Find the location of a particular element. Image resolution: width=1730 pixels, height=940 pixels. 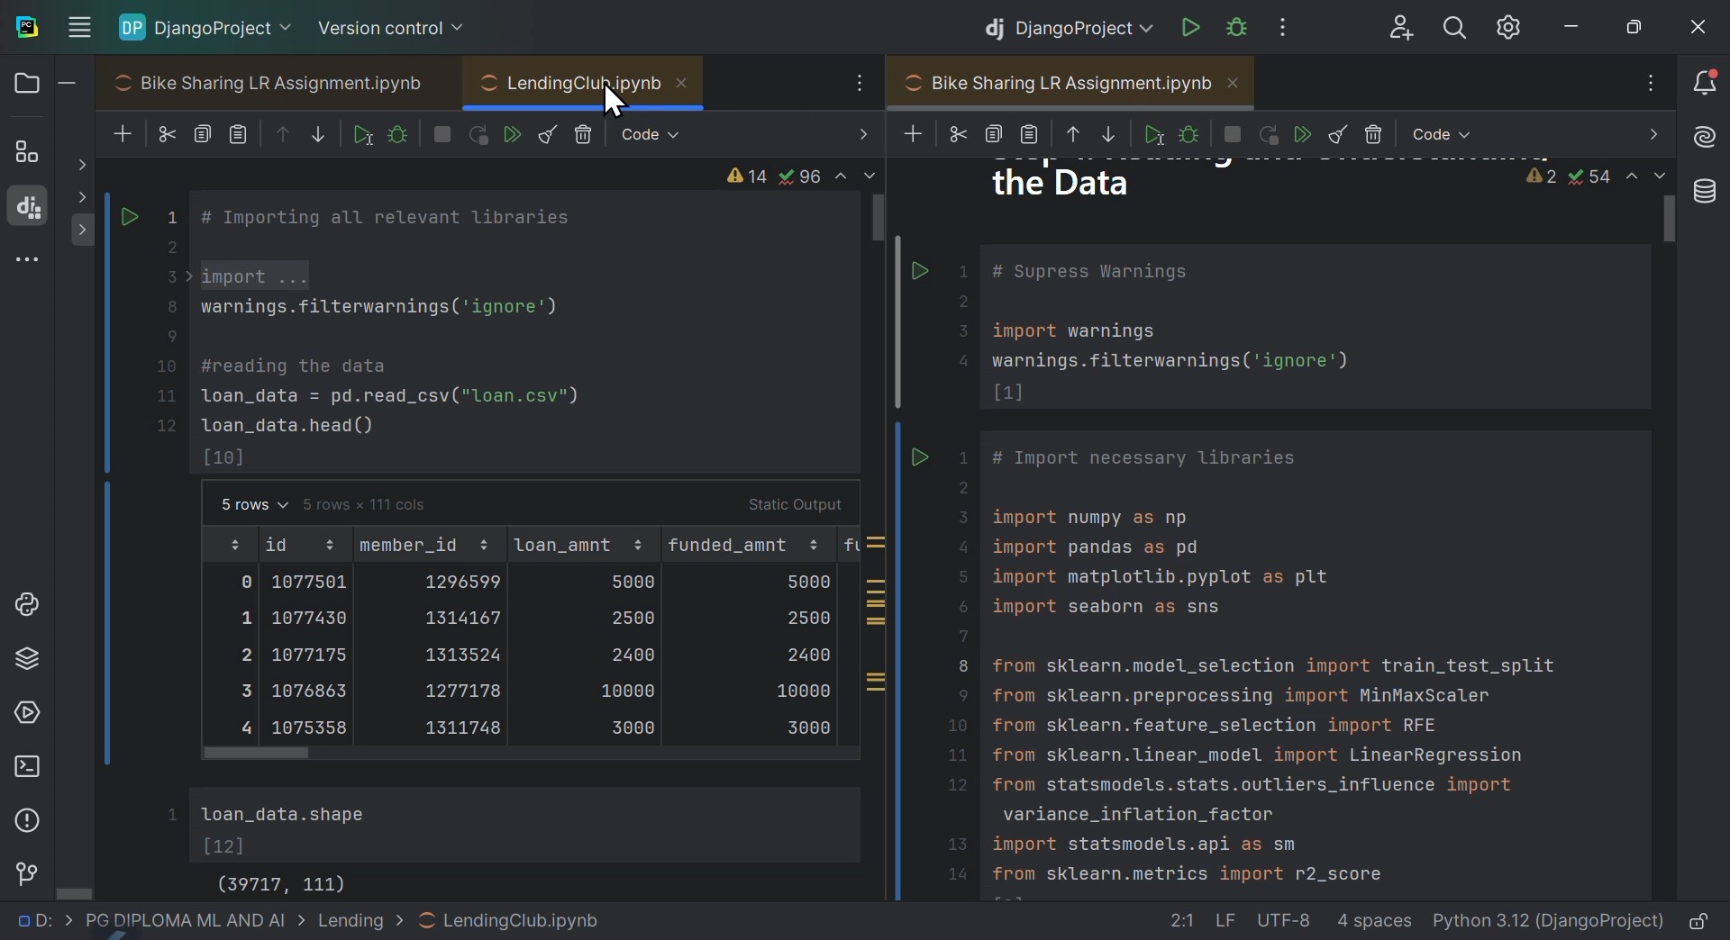

show is located at coordinates (79, 168).